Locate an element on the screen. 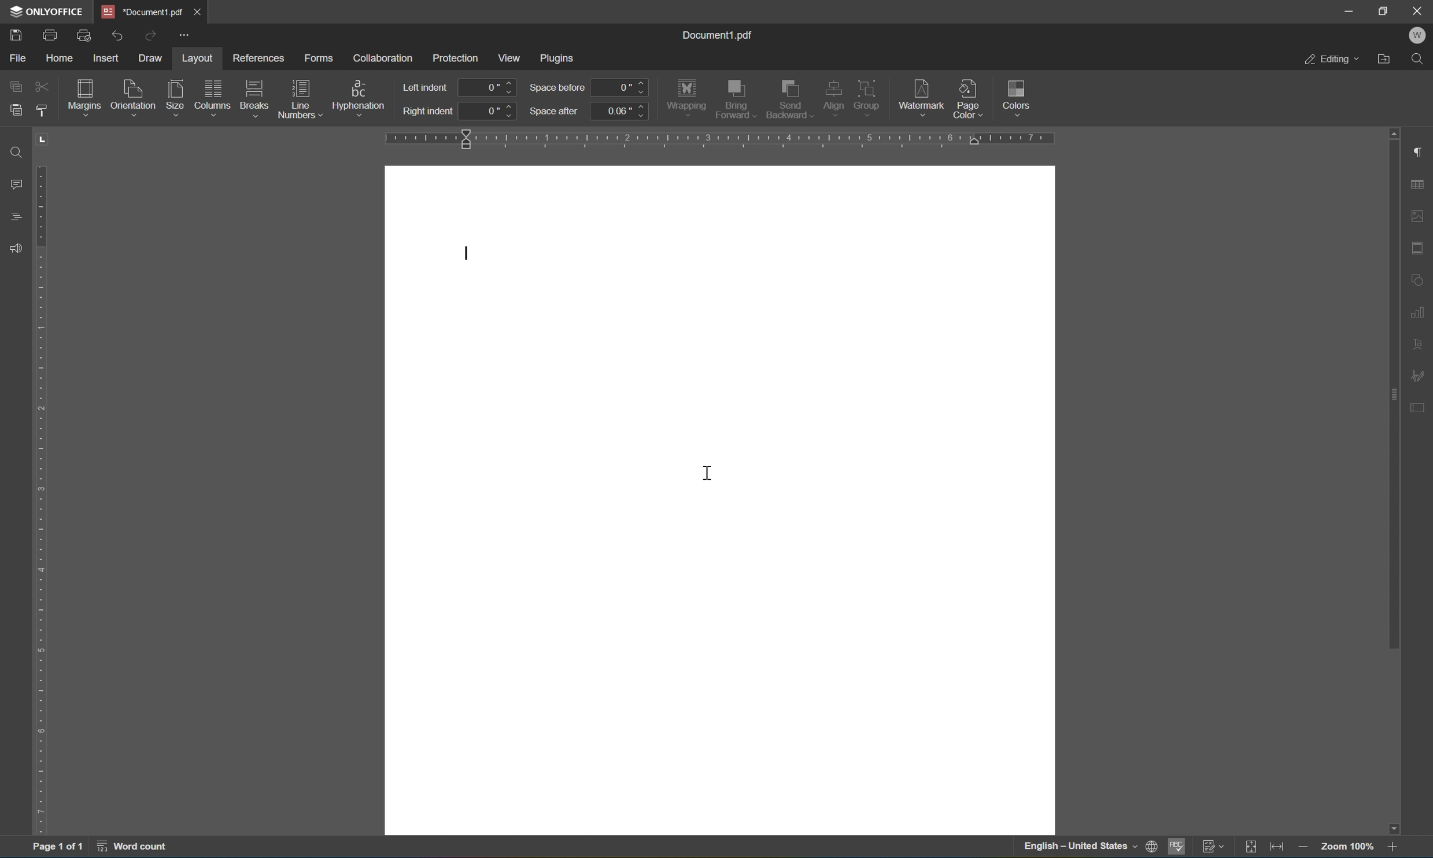  insert is located at coordinates (110, 59).